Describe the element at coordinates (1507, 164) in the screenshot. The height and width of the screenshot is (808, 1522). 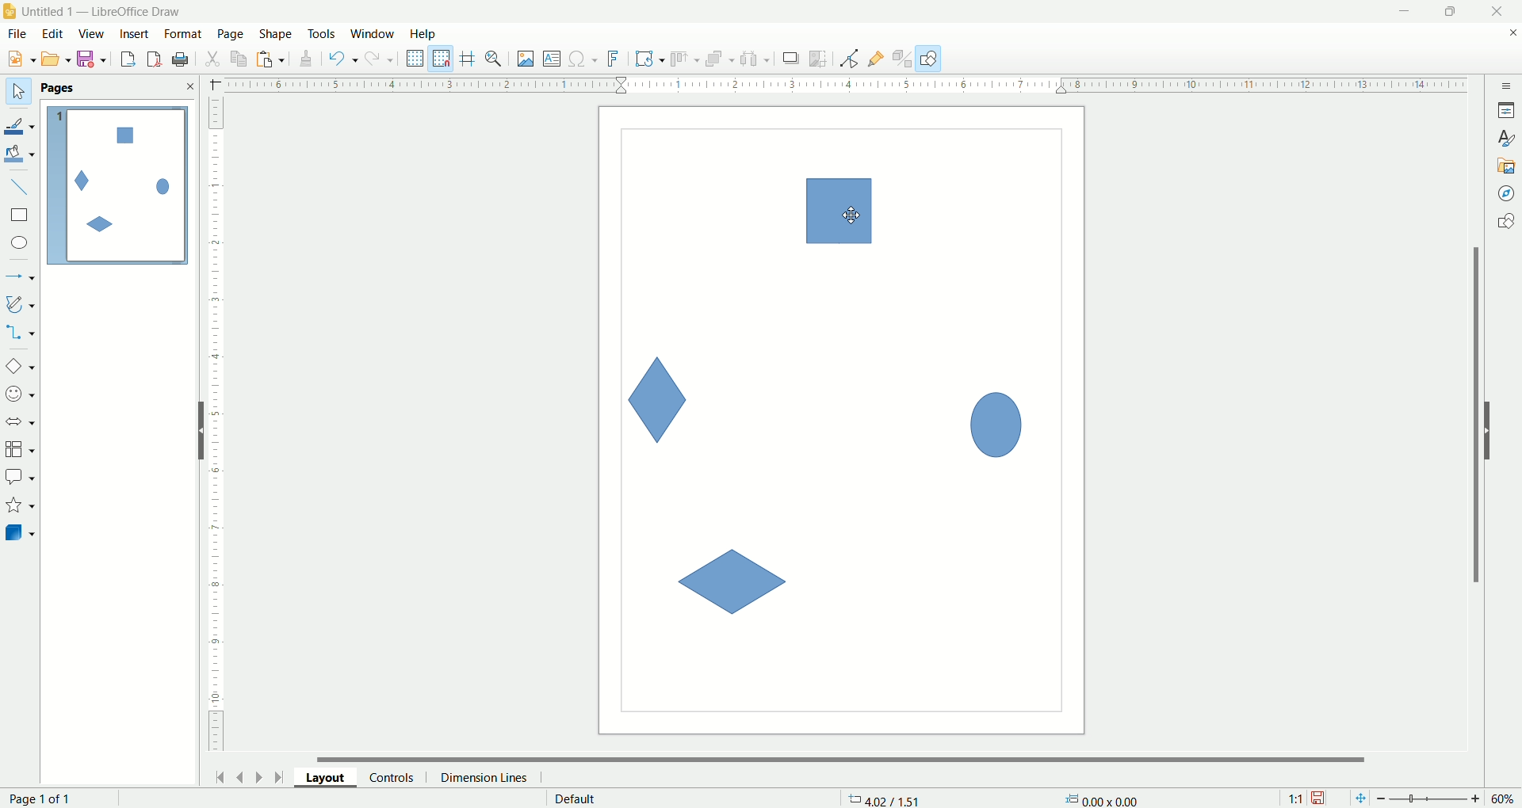
I see `gallery` at that location.